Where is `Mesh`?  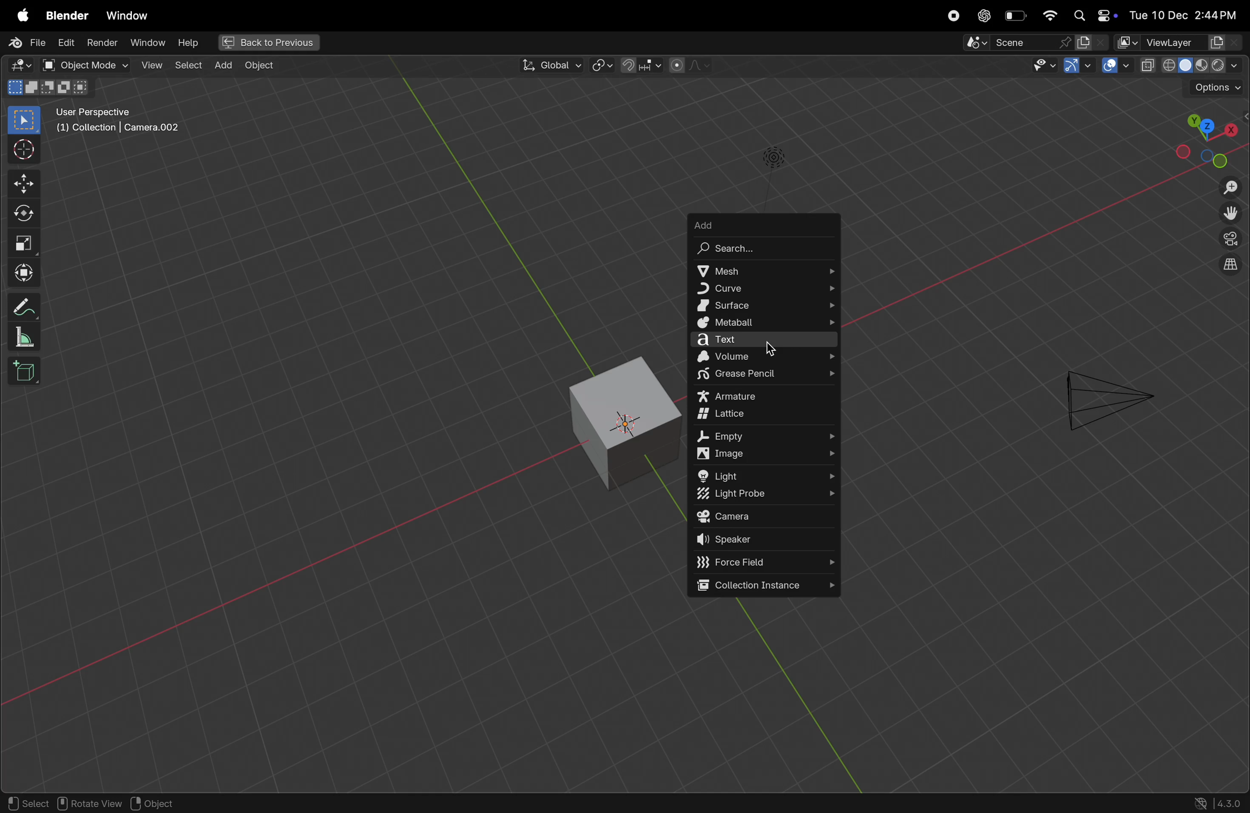 Mesh is located at coordinates (763, 270).